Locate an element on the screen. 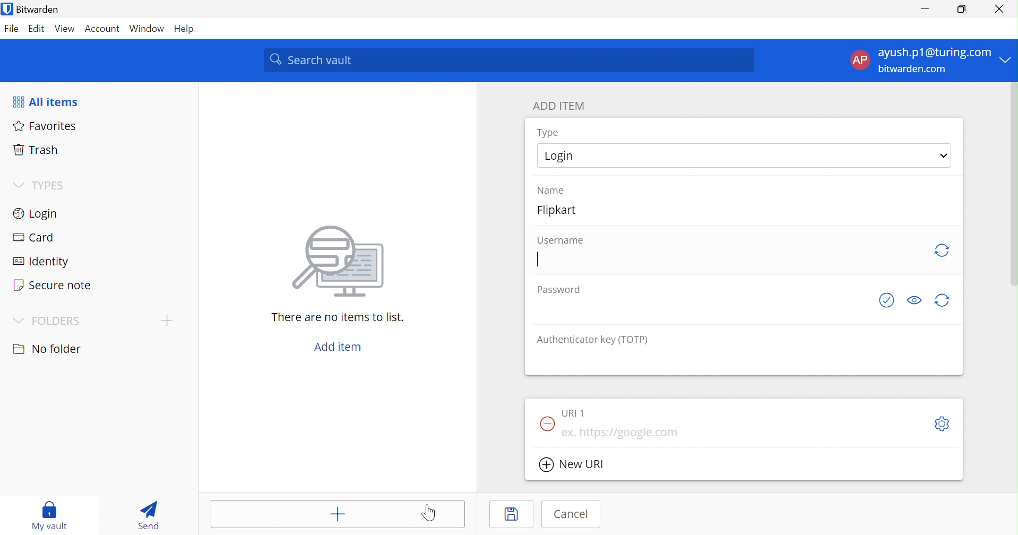 Image resolution: width=1018 pixels, height=535 pixels. Restore Down is located at coordinates (962, 9).